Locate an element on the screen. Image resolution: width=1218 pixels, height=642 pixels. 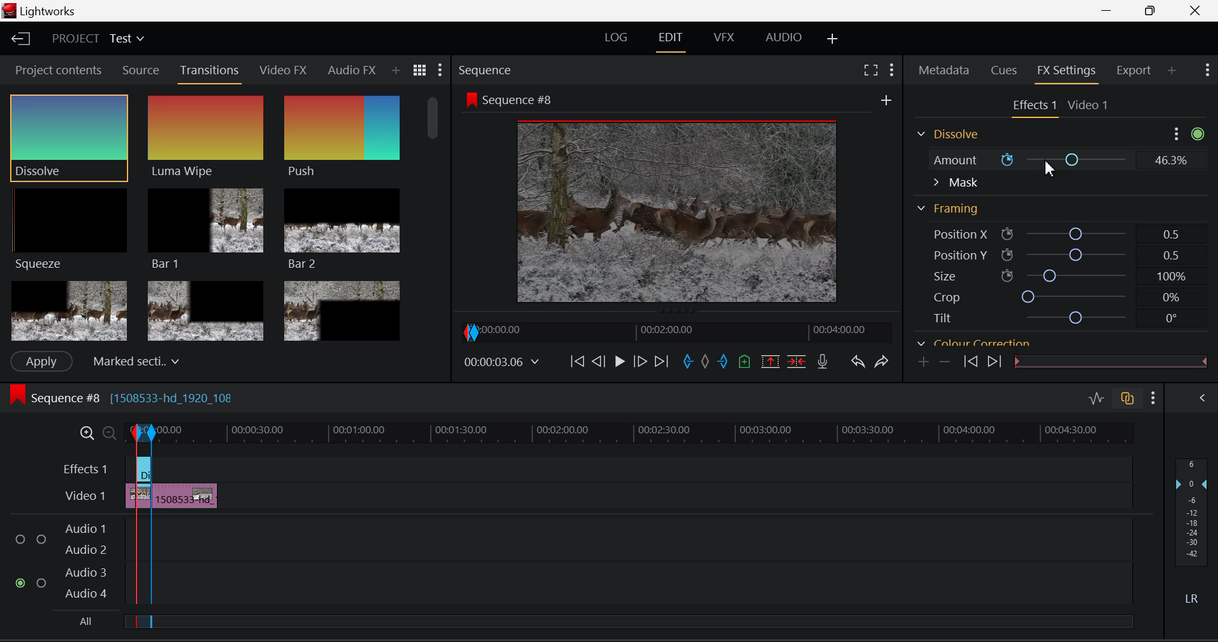
Restore Down is located at coordinates (1111, 11).